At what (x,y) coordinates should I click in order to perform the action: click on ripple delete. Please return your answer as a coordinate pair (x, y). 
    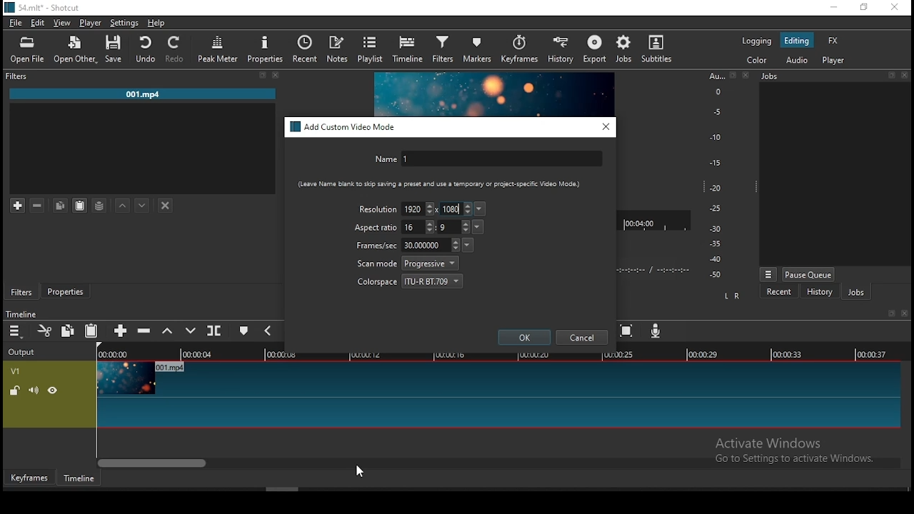
    Looking at the image, I should click on (144, 330).